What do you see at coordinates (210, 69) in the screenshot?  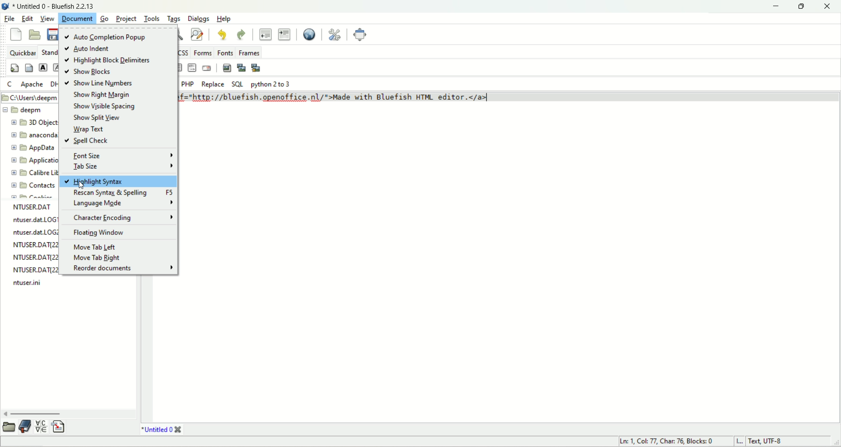 I see `email` at bounding box center [210, 69].